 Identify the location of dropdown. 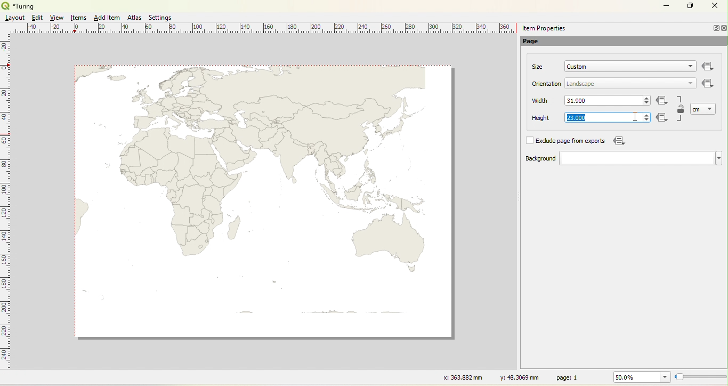
(688, 67).